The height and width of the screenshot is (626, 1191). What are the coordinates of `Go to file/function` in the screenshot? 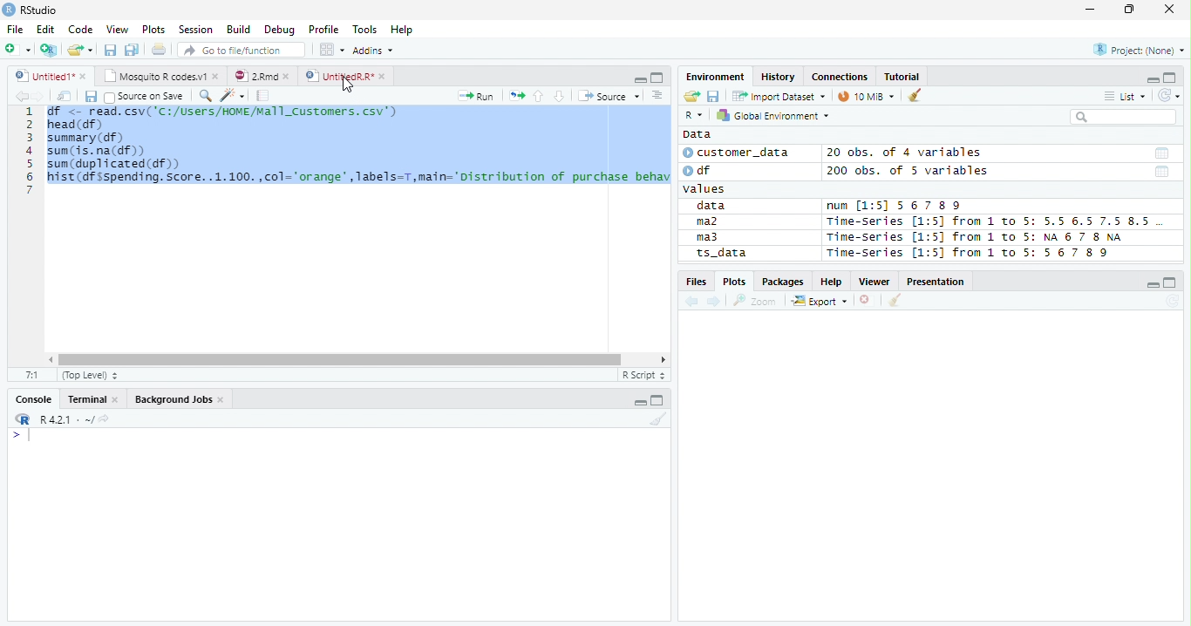 It's located at (239, 51).